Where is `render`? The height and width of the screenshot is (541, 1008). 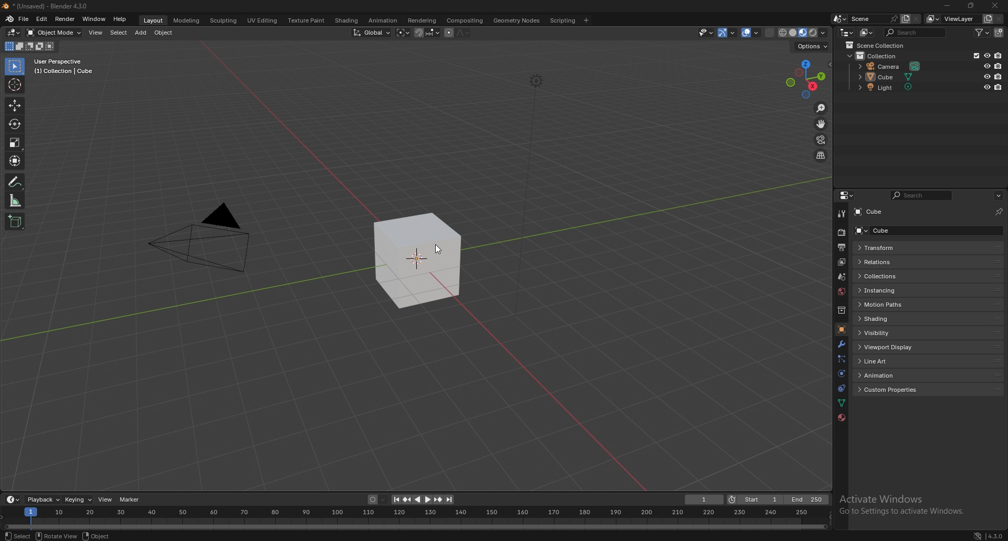
render is located at coordinates (840, 233).